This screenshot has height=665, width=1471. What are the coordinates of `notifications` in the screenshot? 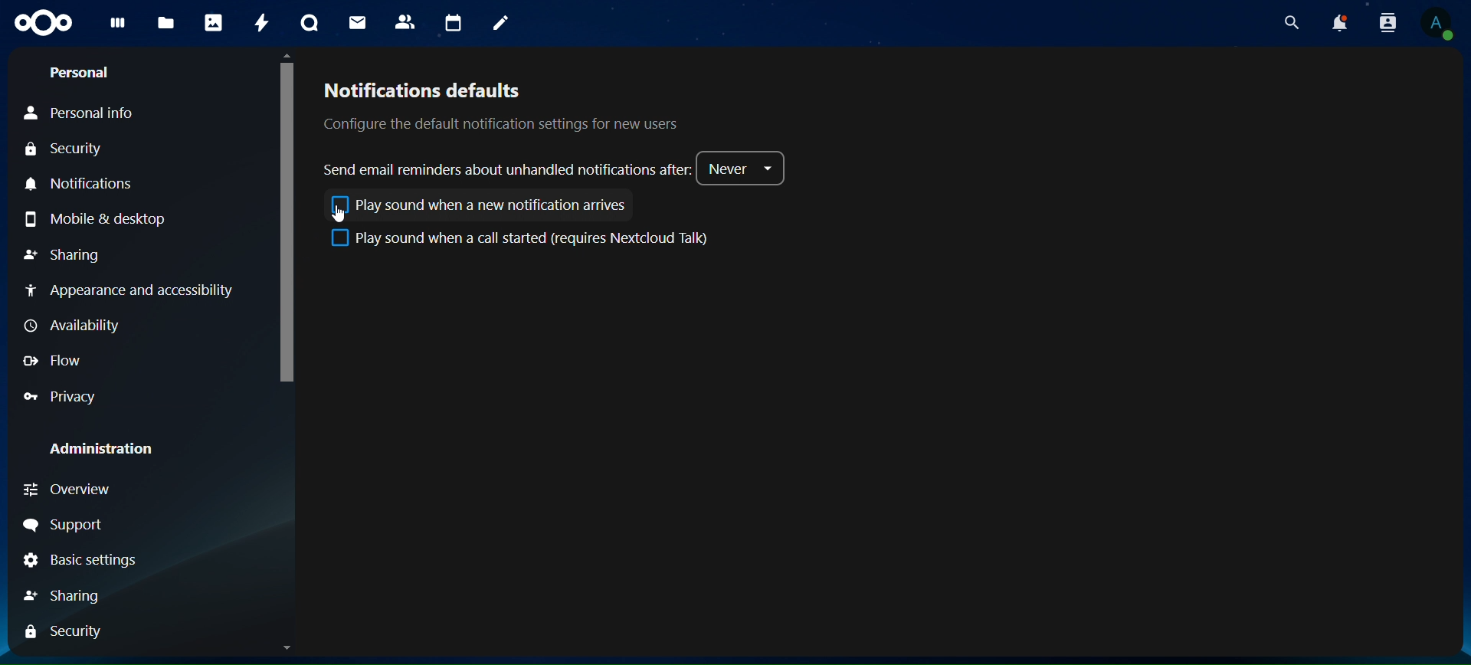 It's located at (1337, 22).